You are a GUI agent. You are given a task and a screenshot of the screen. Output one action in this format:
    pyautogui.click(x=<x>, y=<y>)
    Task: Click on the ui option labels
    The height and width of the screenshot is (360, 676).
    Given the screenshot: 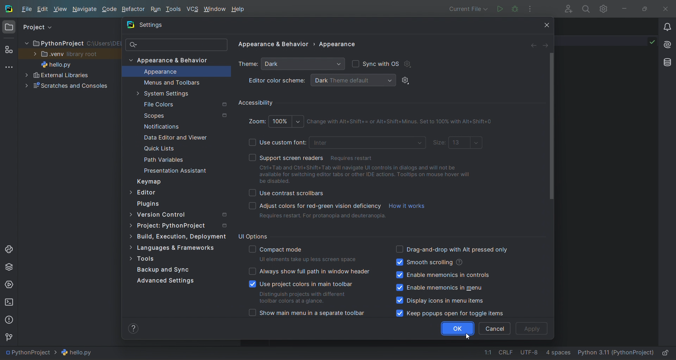 What is the action you would take?
    pyautogui.click(x=317, y=281)
    